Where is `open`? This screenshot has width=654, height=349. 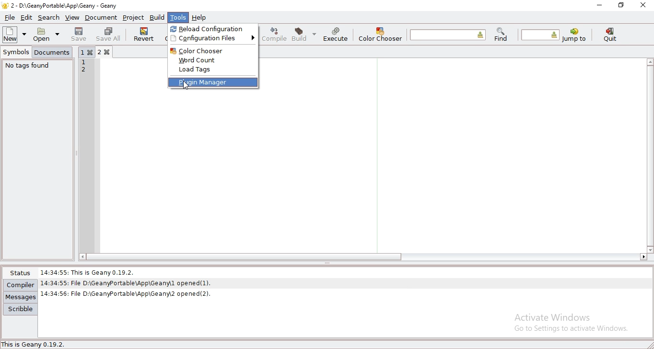
open is located at coordinates (44, 35).